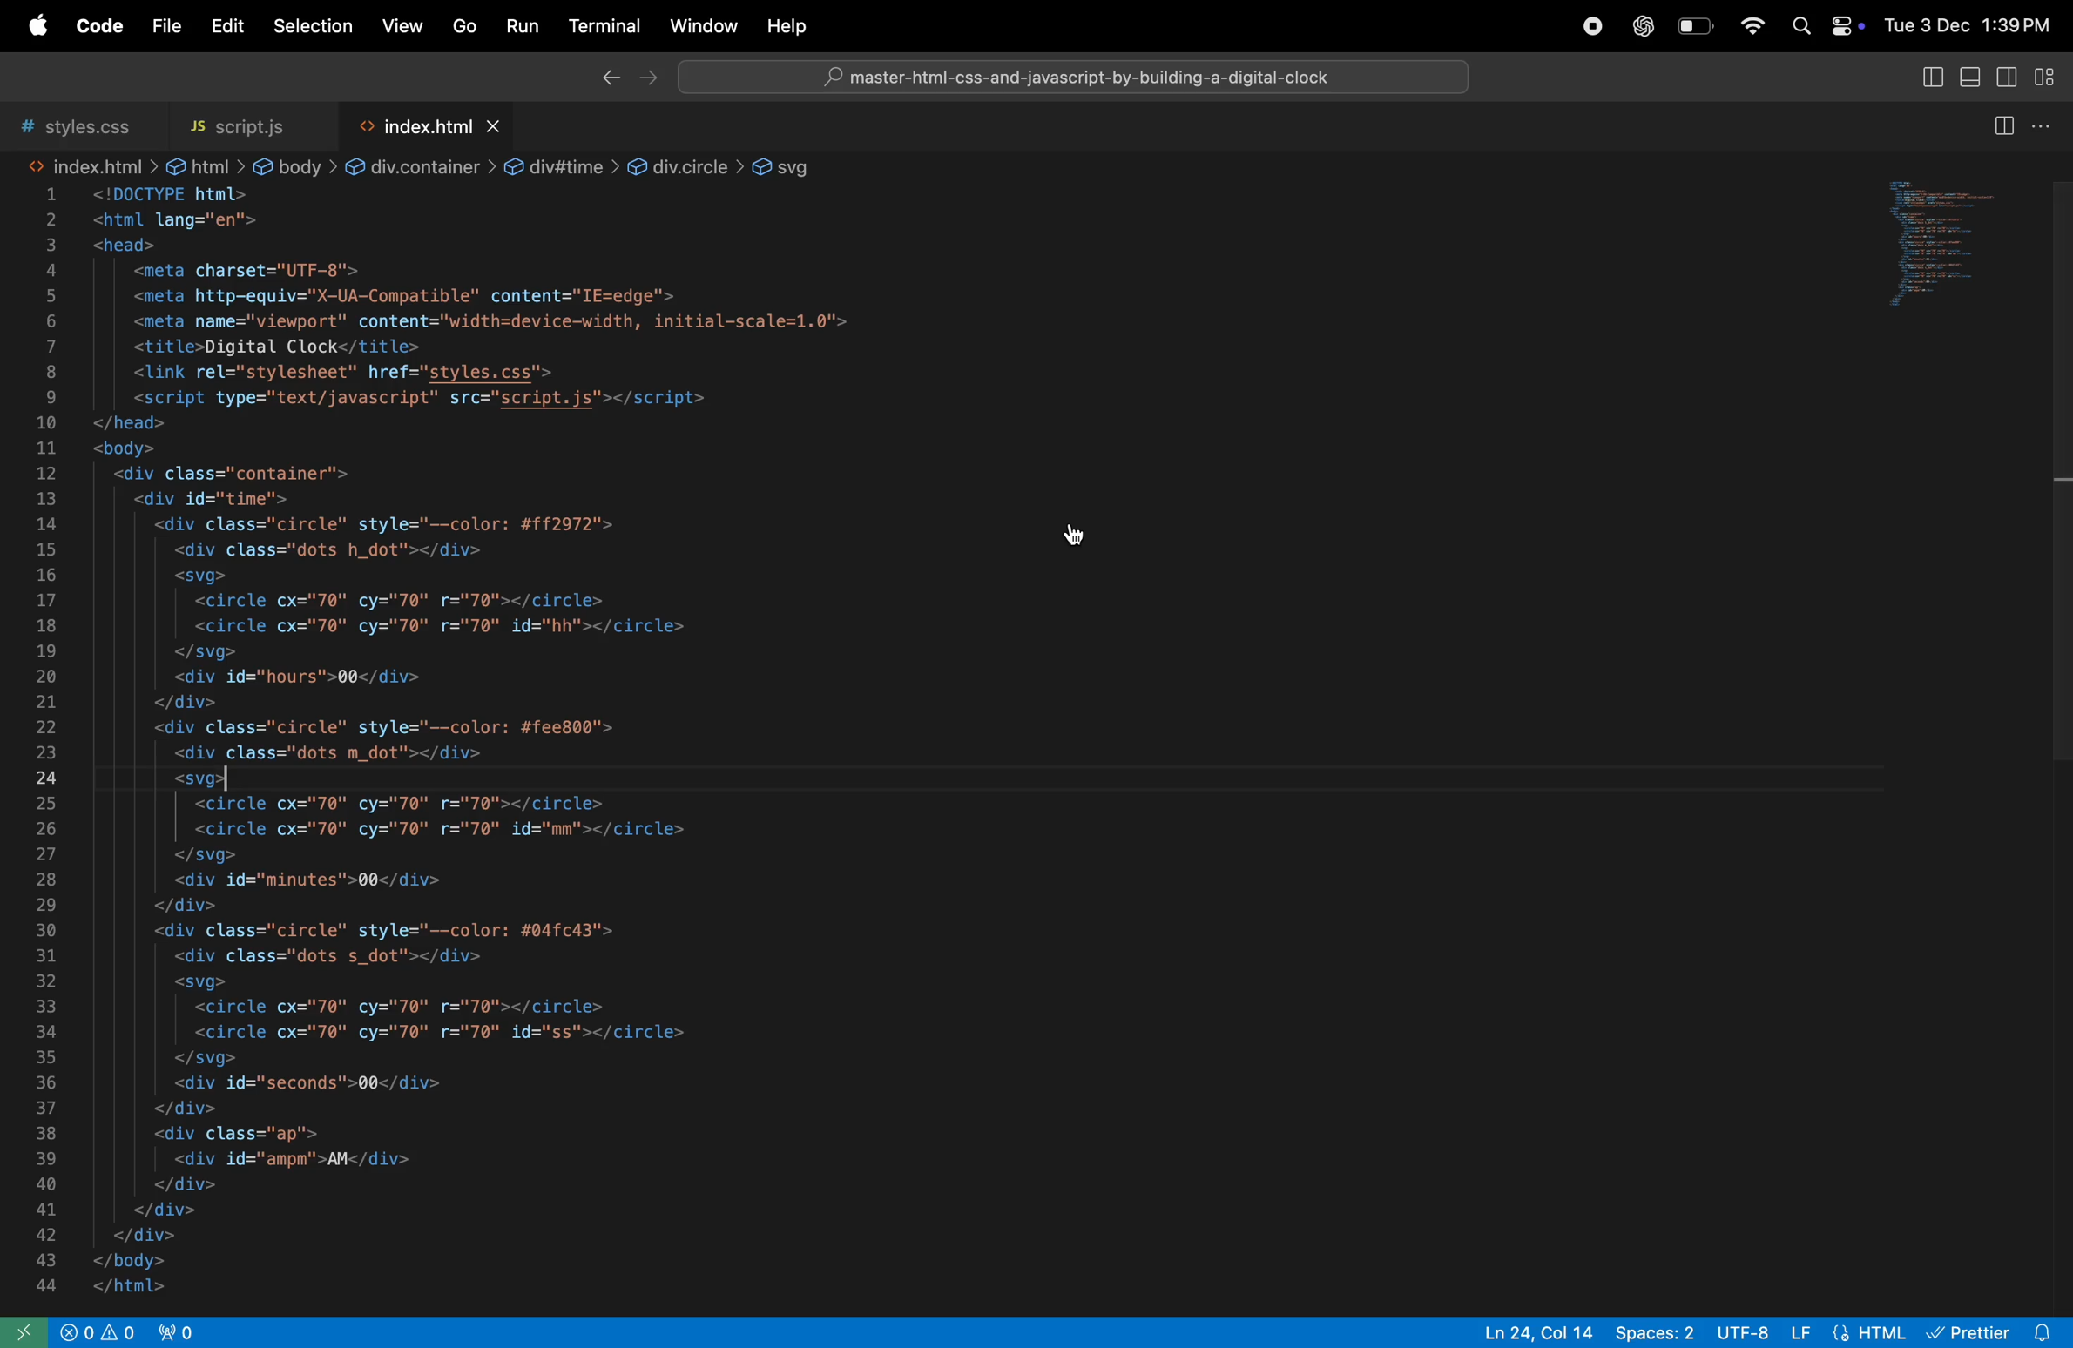  I want to click on open remote window, so click(27, 1332).